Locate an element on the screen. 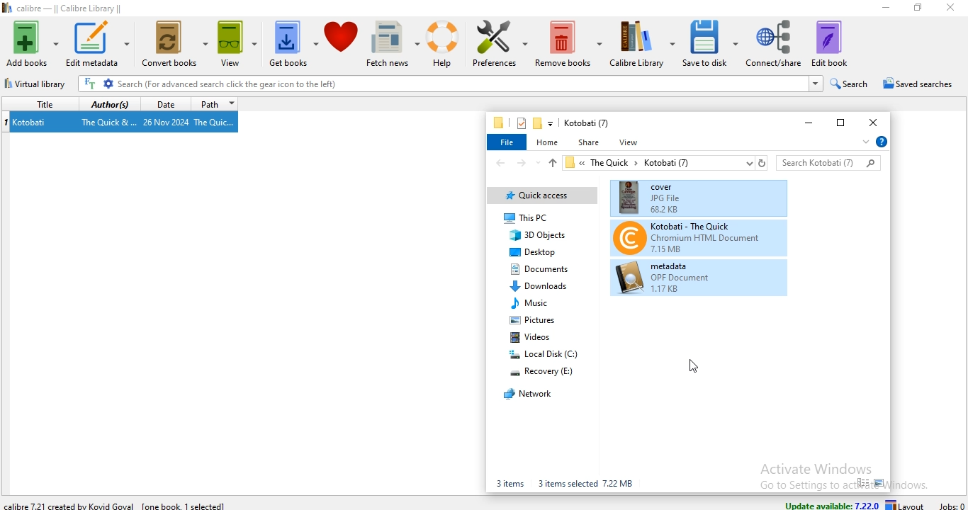 The height and width of the screenshot is (510, 968). This PC is located at coordinates (544, 218).